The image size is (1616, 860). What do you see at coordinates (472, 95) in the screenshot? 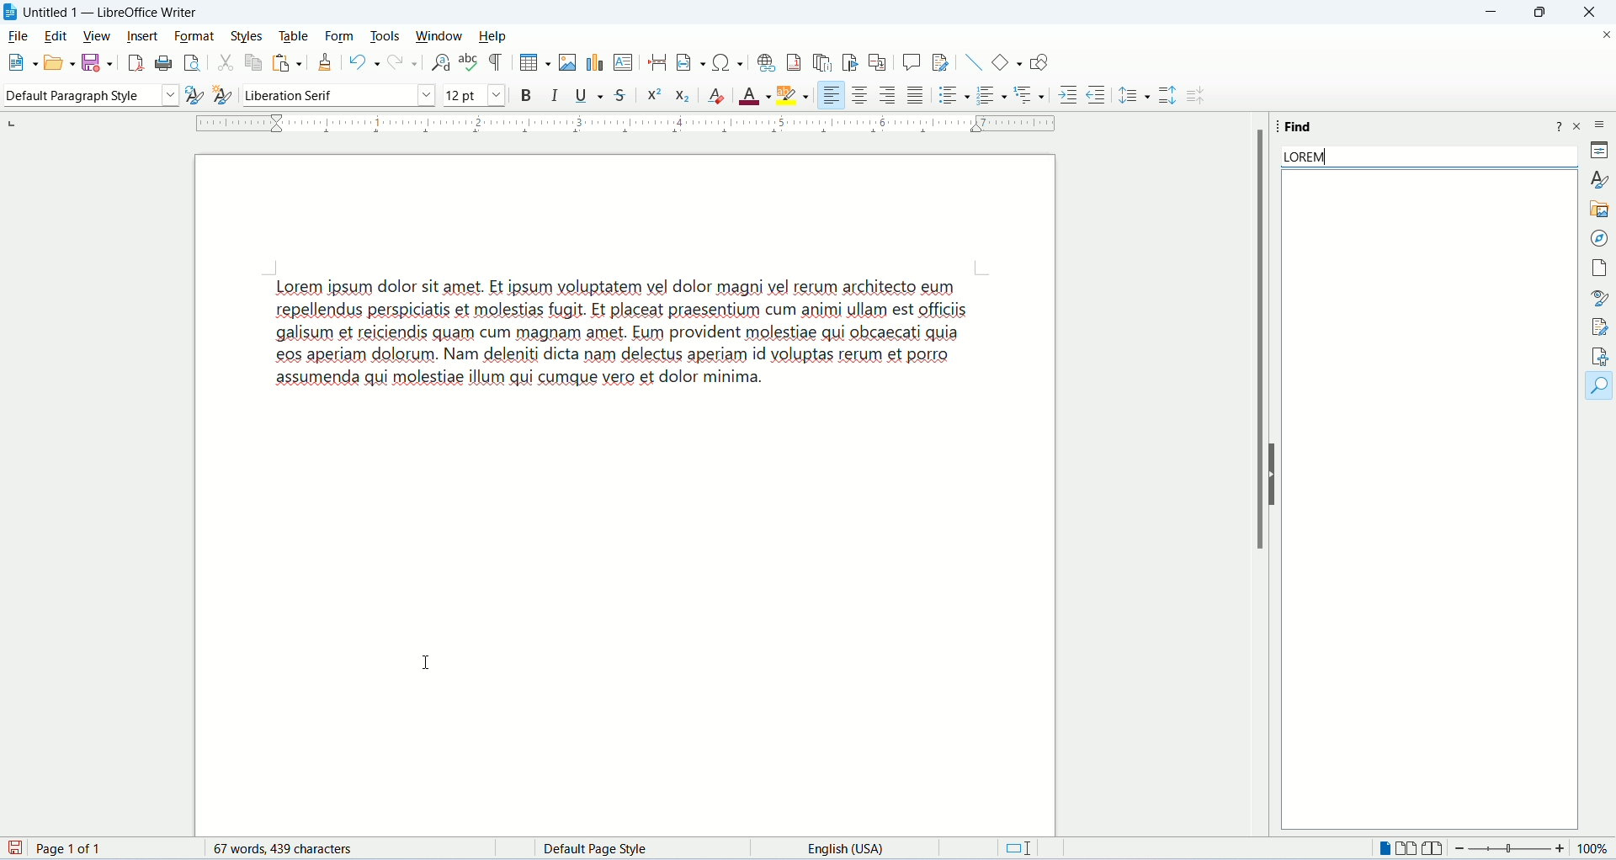
I see `font size` at bounding box center [472, 95].